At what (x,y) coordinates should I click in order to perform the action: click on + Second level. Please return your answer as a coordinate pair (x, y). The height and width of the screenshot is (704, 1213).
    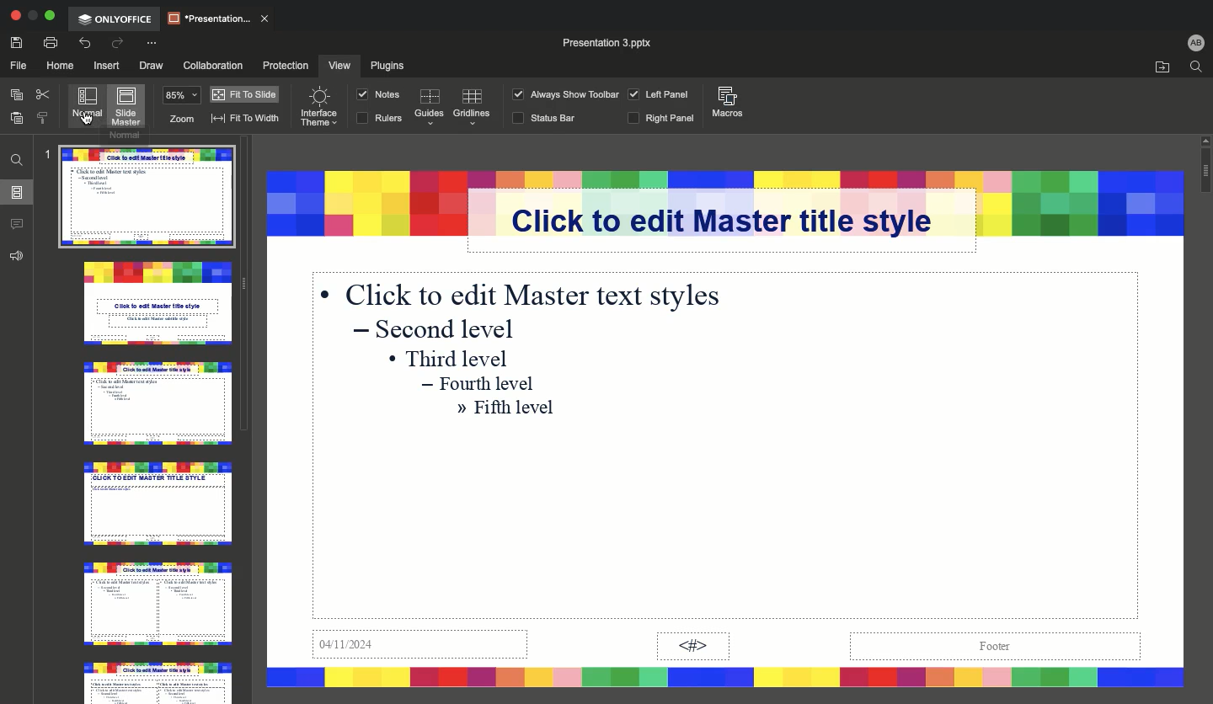
    Looking at the image, I should click on (440, 329).